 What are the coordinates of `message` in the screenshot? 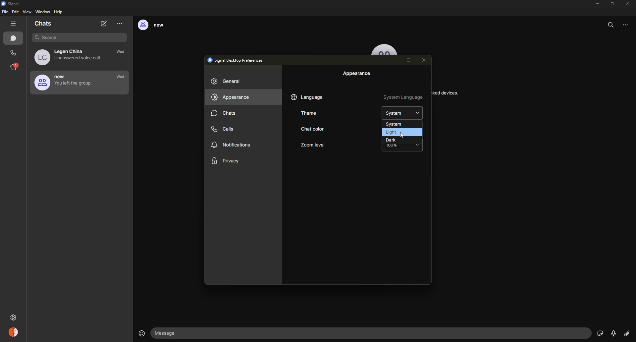 It's located at (169, 333).